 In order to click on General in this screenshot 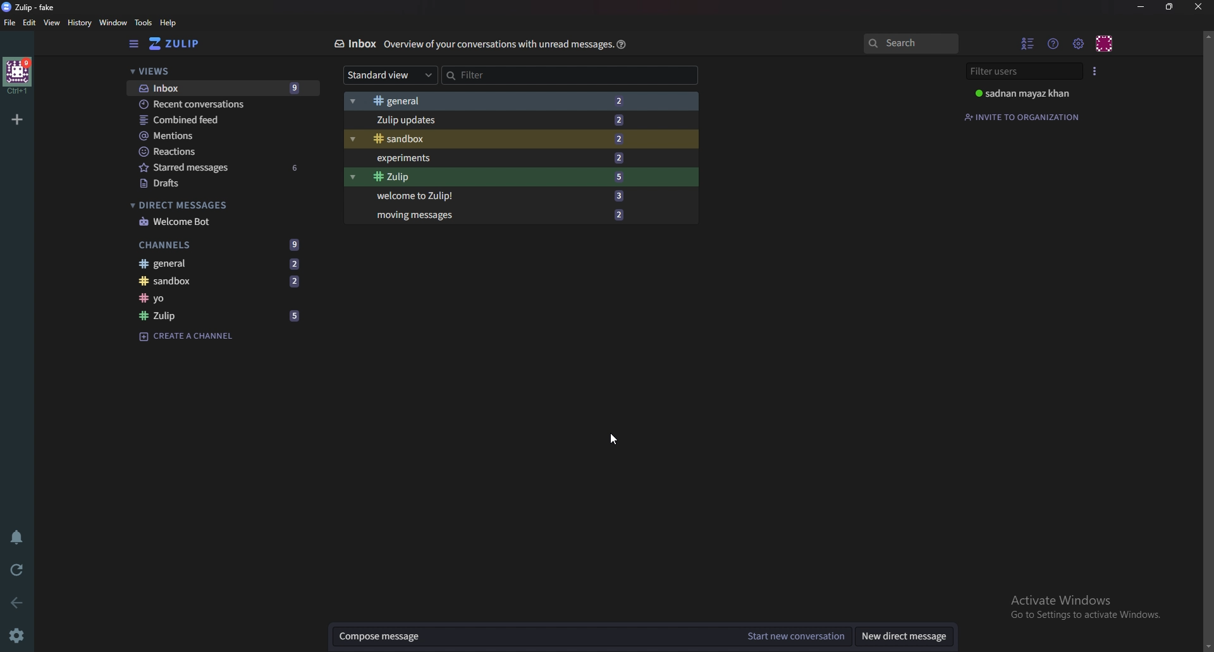, I will do `click(522, 99)`.